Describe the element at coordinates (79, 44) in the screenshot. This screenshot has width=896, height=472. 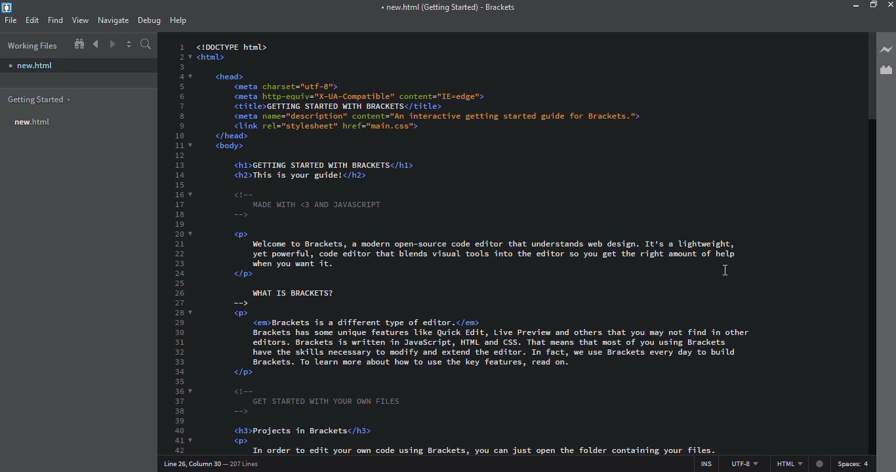
I see `show in file tree` at that location.